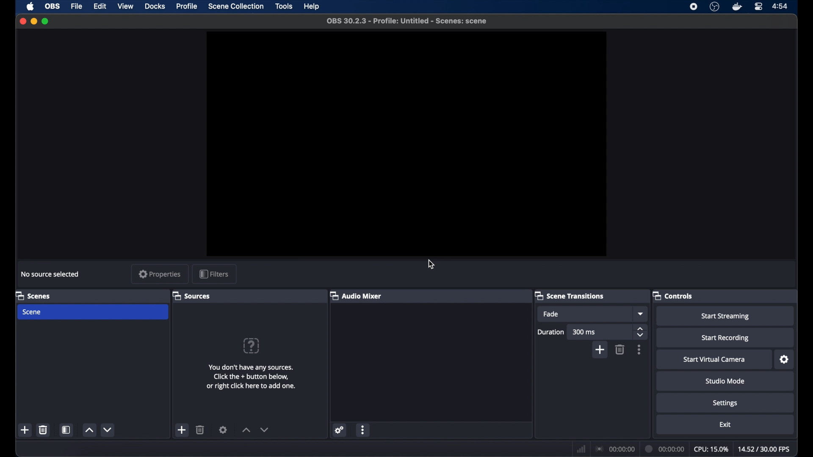 Image resolution: width=813 pixels, height=457 pixels. Describe the element at coordinates (20, 20) in the screenshot. I see `close` at that location.